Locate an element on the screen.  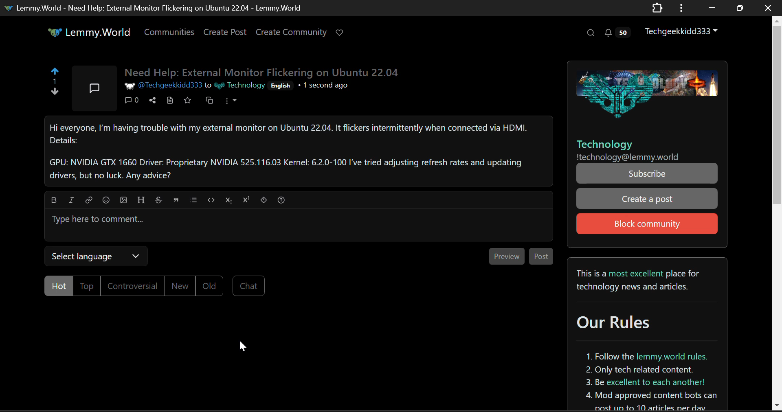
Community Rules is located at coordinates (648, 335).